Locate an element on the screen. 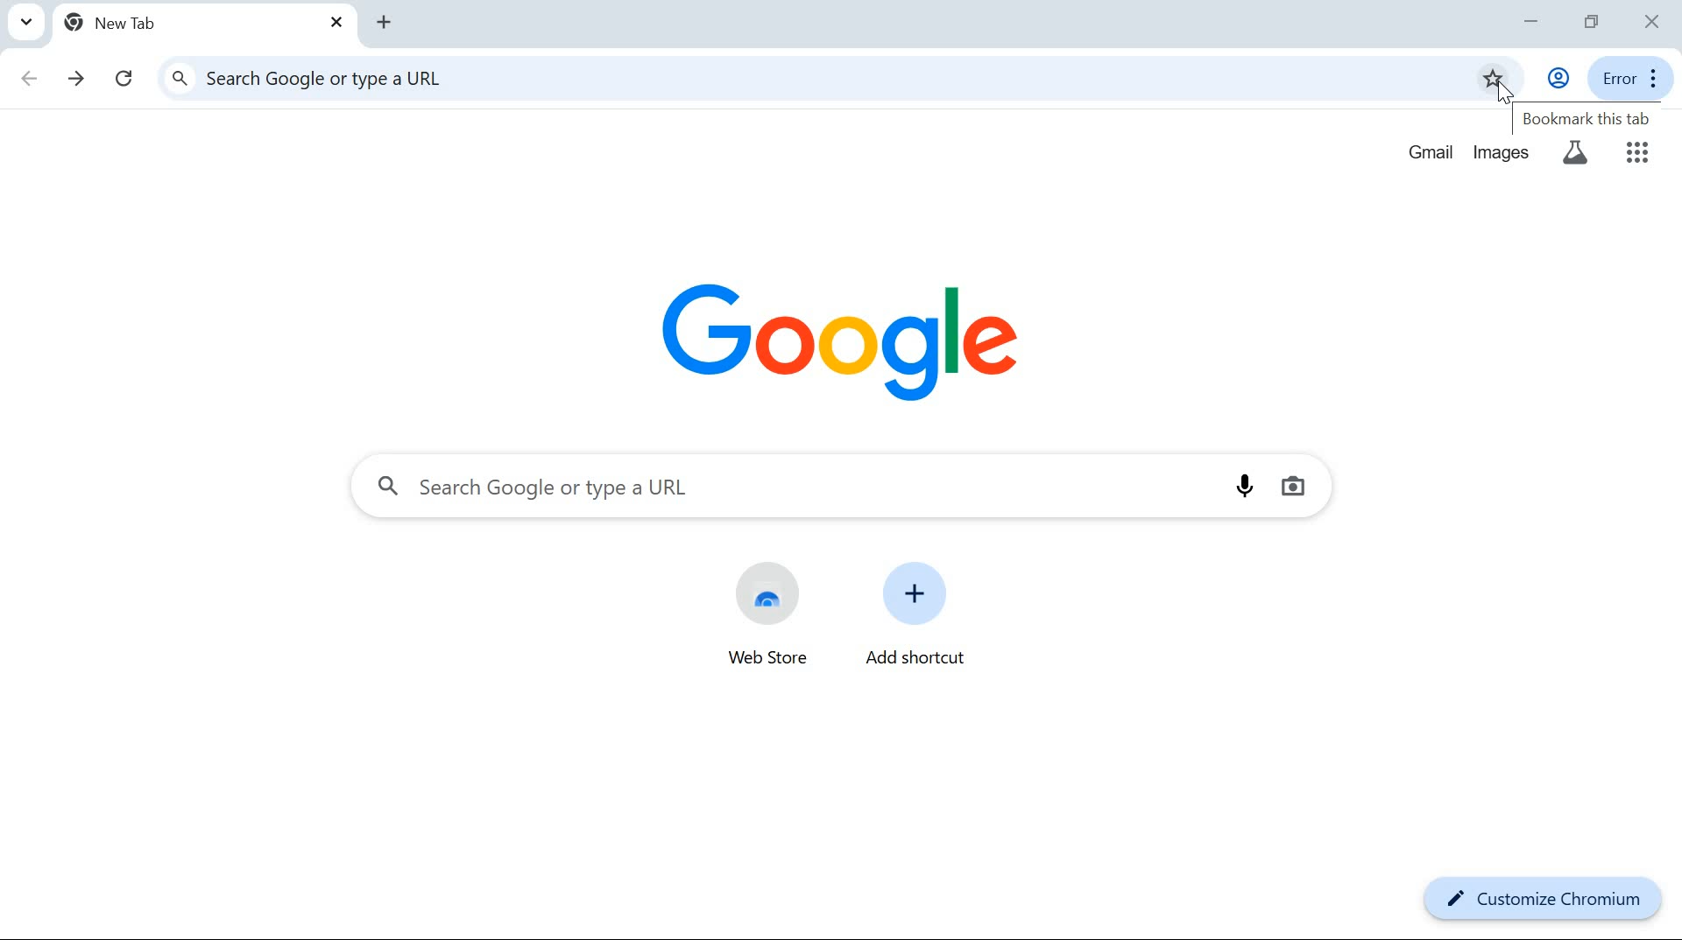 Image resolution: width=1682 pixels, height=940 pixels. voice search is located at coordinates (1246, 485).